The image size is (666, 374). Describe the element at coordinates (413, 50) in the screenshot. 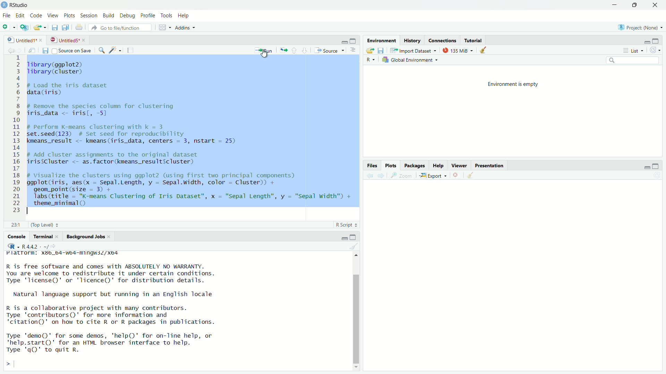

I see `import dataset` at that location.